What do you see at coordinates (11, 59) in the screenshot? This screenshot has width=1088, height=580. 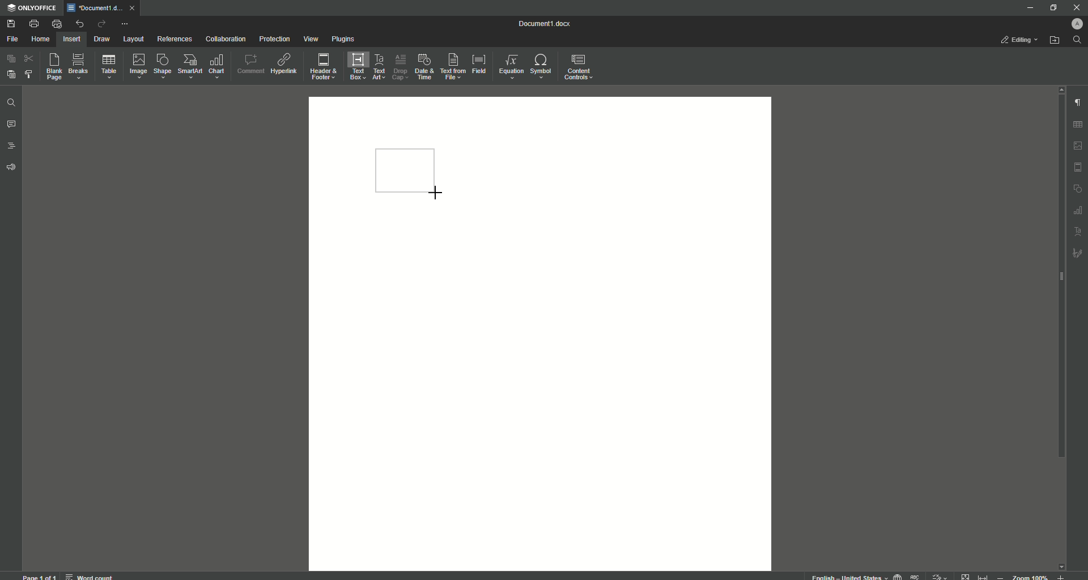 I see `Copy` at bounding box center [11, 59].